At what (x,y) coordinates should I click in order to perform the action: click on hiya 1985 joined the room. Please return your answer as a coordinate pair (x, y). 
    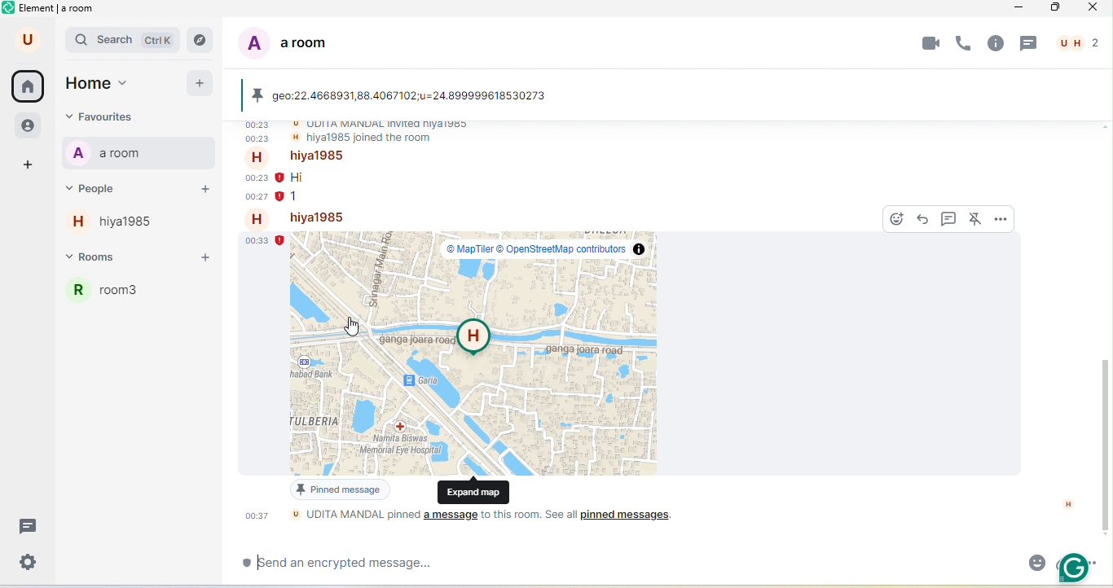
    Looking at the image, I should click on (398, 138).